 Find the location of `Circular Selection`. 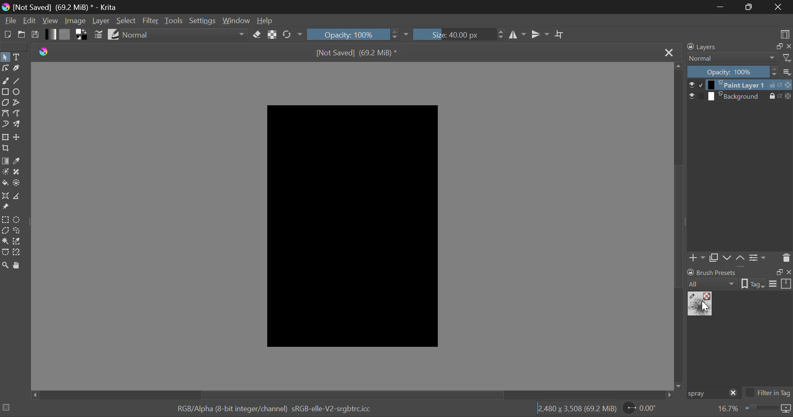

Circular Selection is located at coordinates (17, 220).